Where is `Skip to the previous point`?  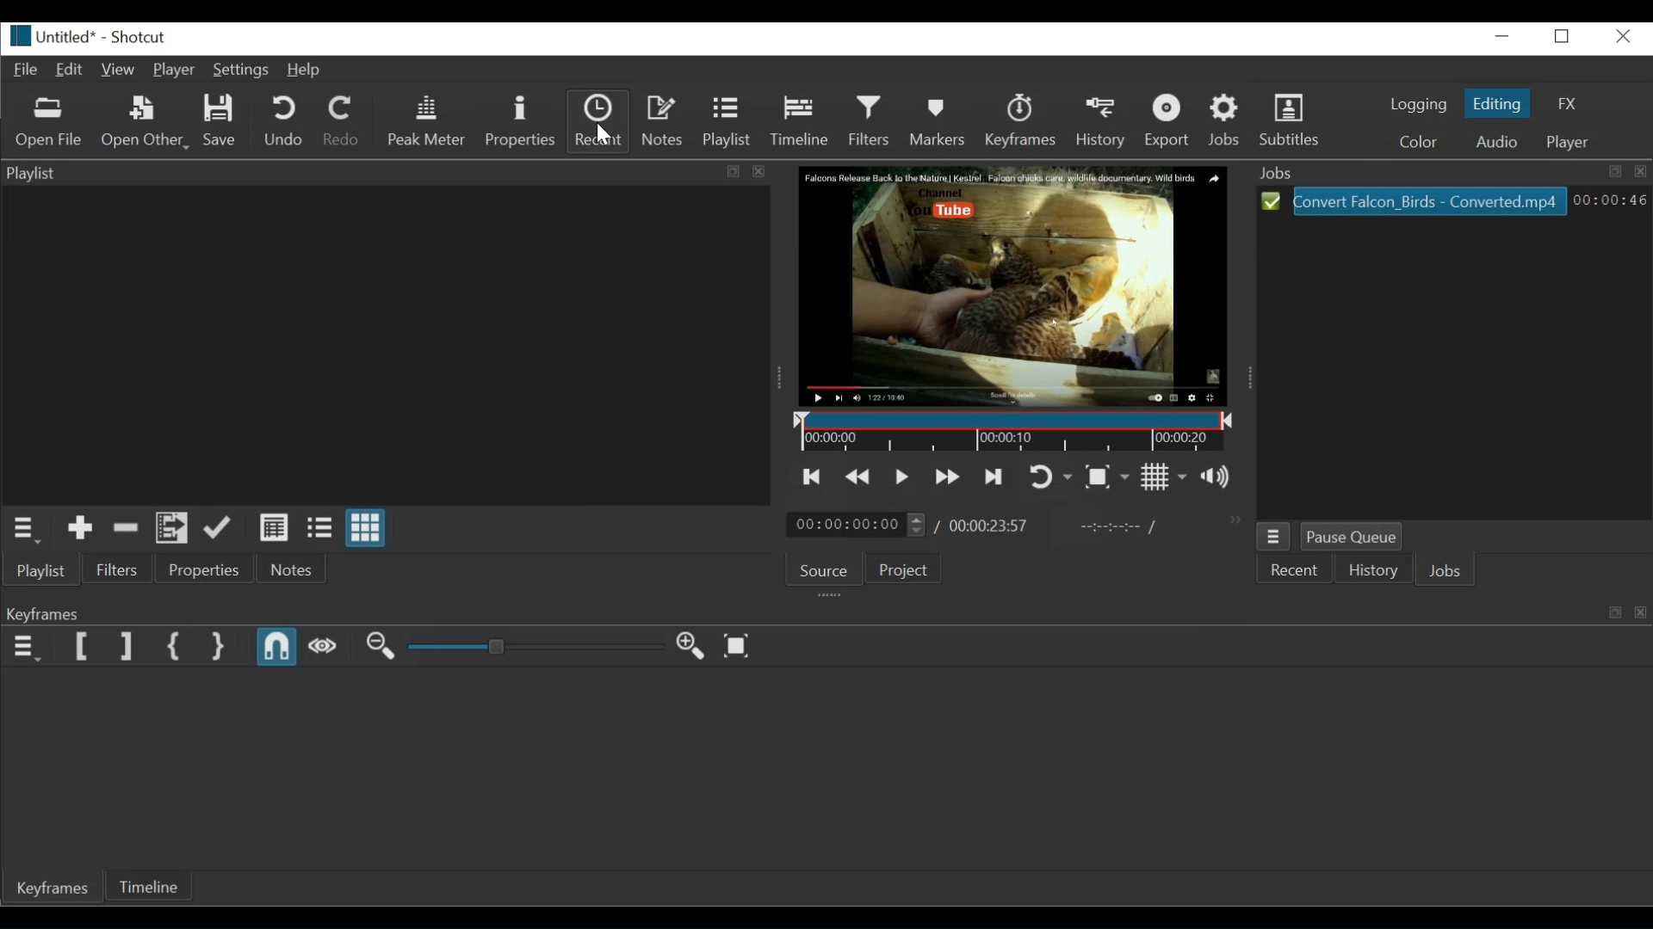 Skip to the previous point is located at coordinates (810, 475).